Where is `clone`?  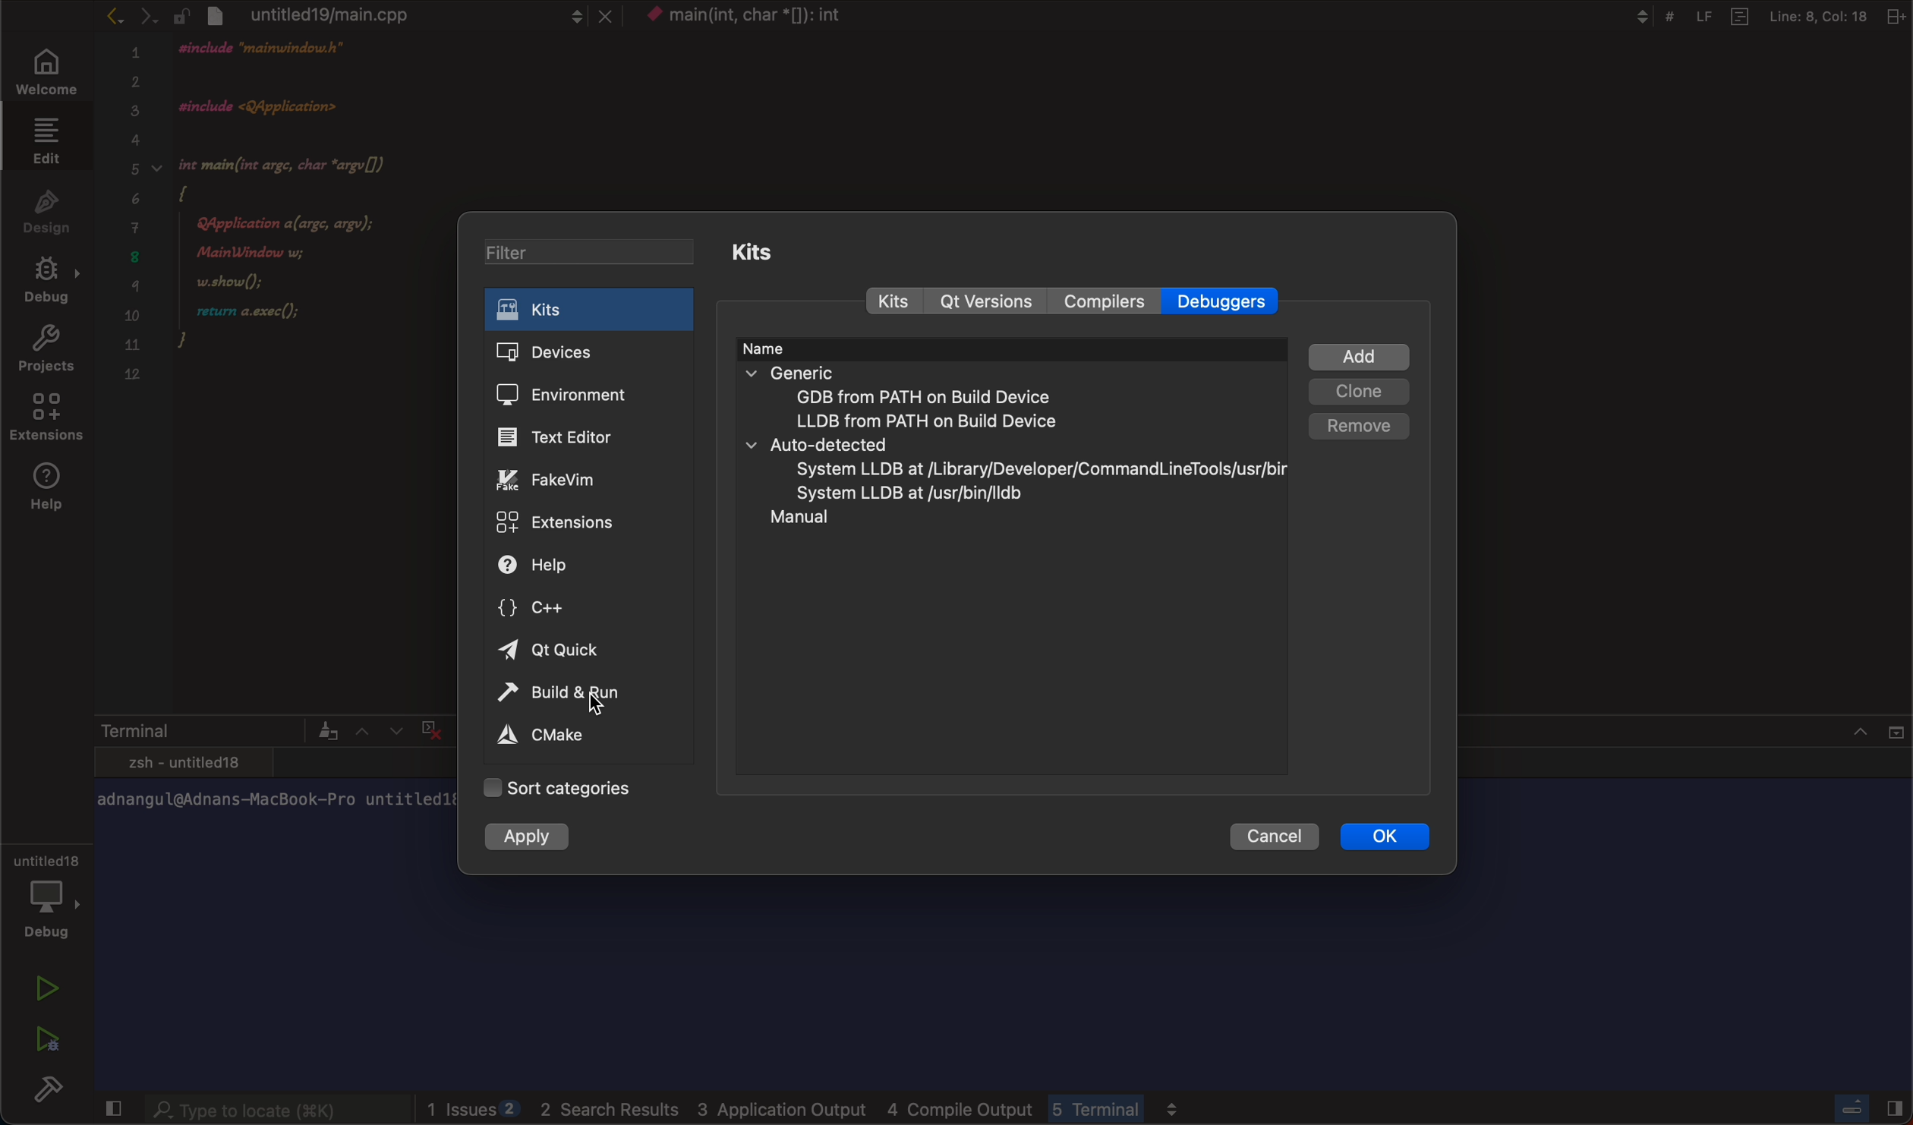 clone is located at coordinates (1362, 390).